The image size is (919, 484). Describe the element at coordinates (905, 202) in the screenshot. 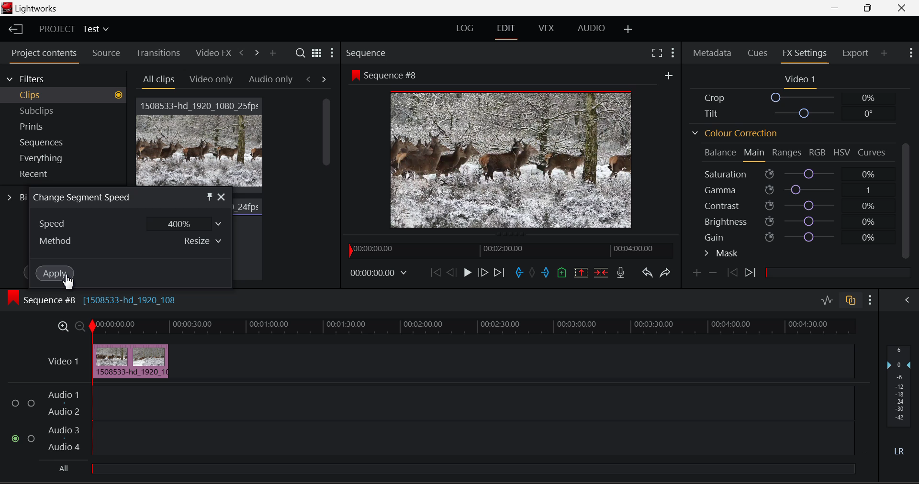

I see `Scroll Bar` at that location.